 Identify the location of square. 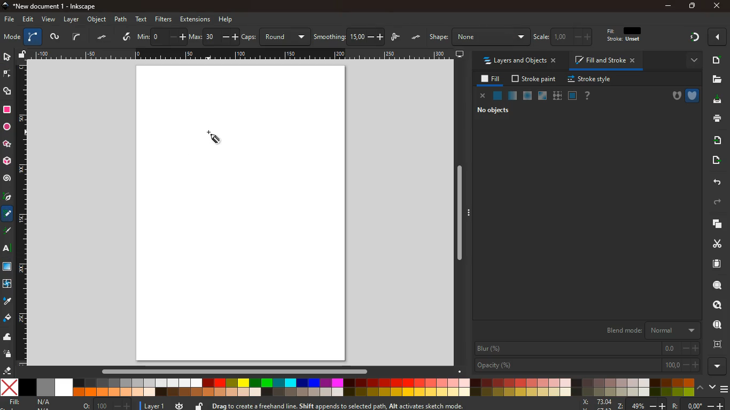
(7, 111).